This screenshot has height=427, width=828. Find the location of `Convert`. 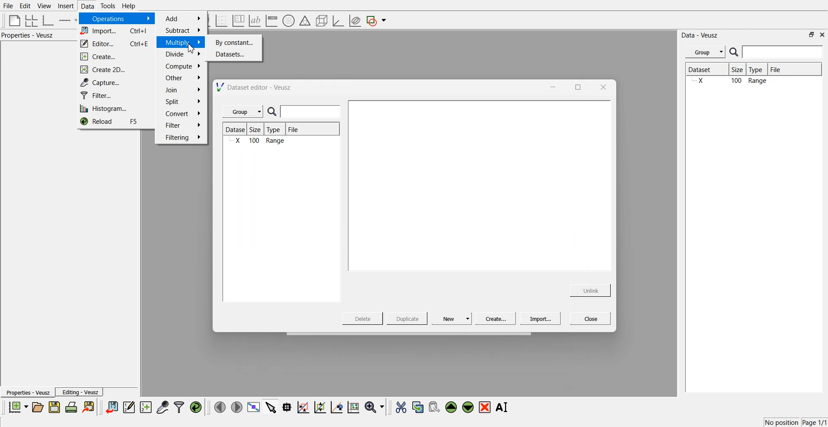

Convert is located at coordinates (182, 113).